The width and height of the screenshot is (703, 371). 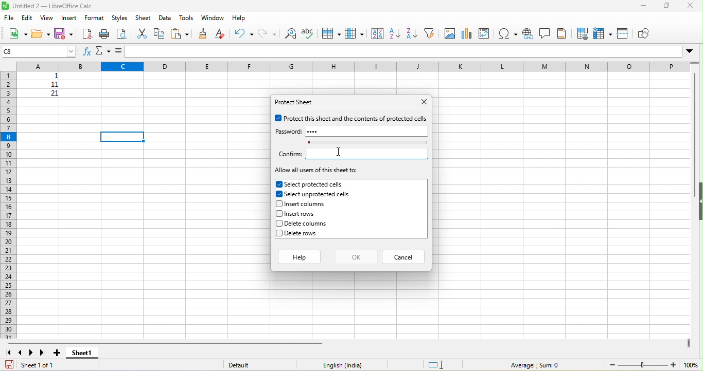 I want to click on filter, so click(x=429, y=33).